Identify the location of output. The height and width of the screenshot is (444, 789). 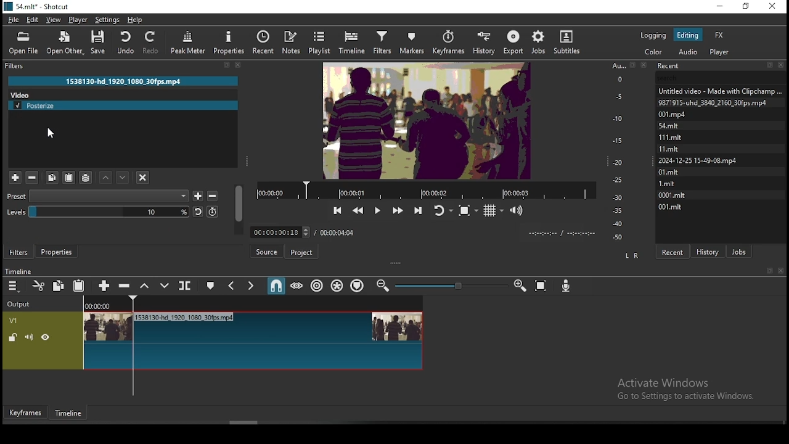
(23, 302).